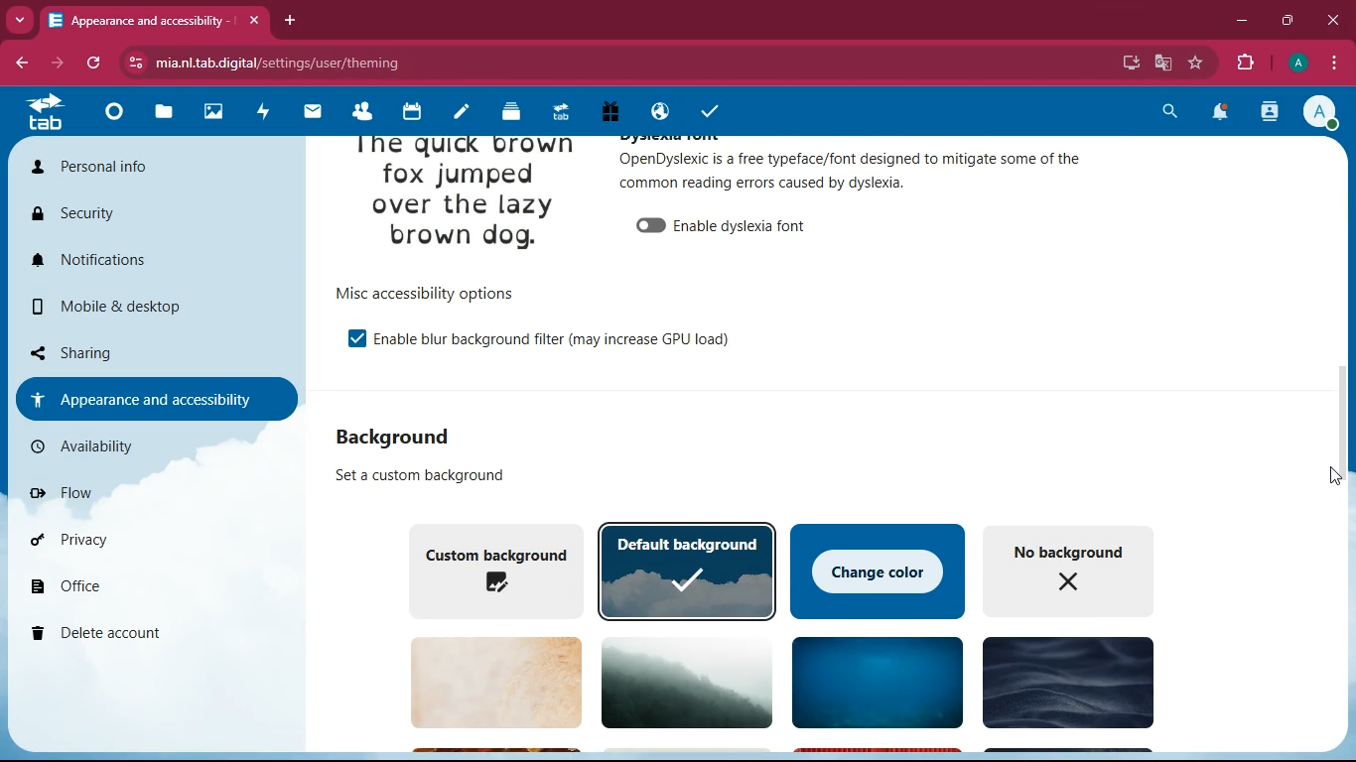  Describe the element at coordinates (142, 492) in the screenshot. I see `flow` at that location.